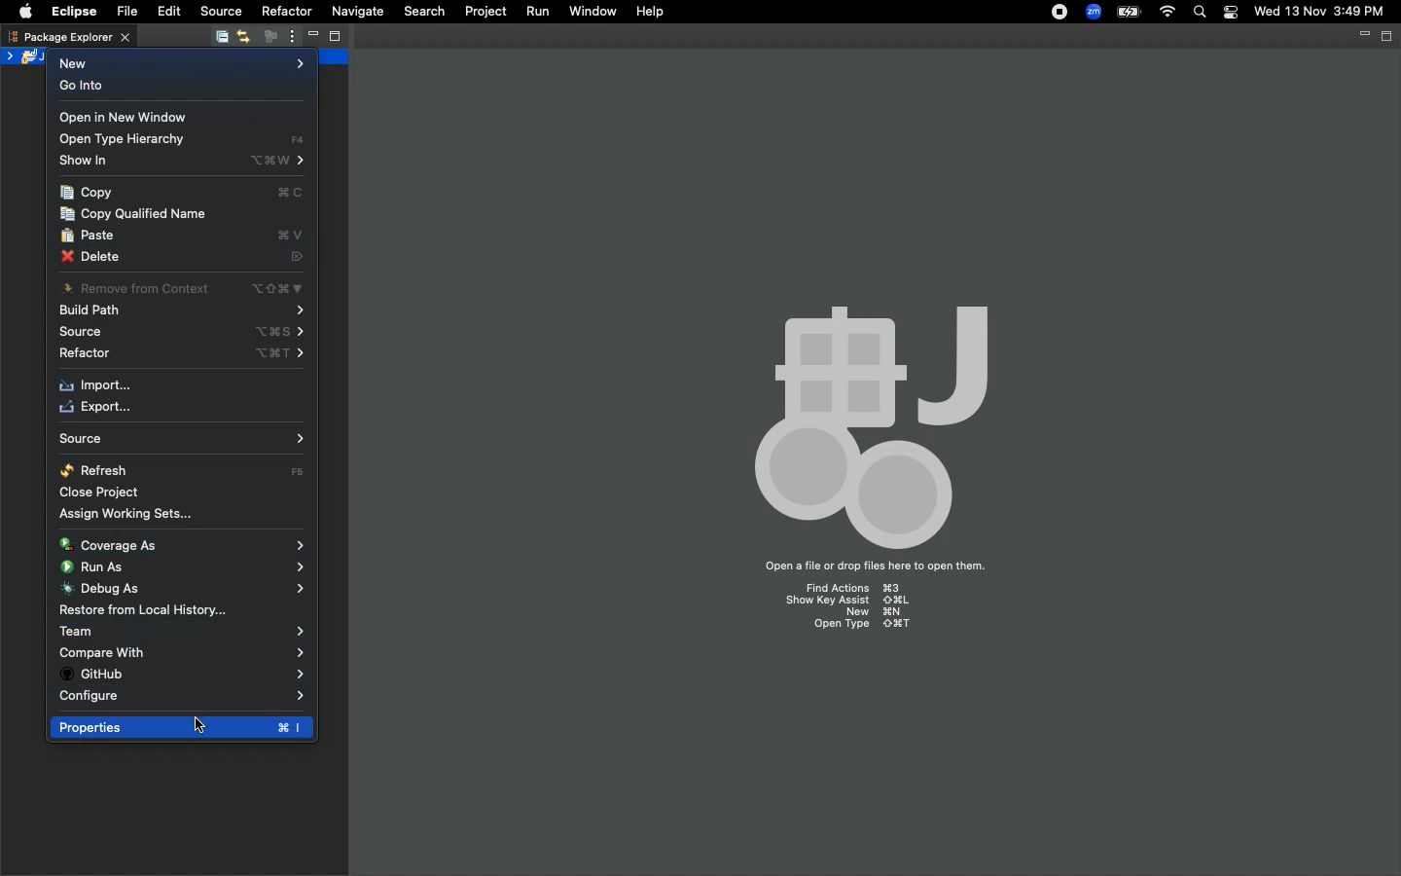 The width and height of the screenshot is (1401, 876). I want to click on Minimize, so click(1362, 38).